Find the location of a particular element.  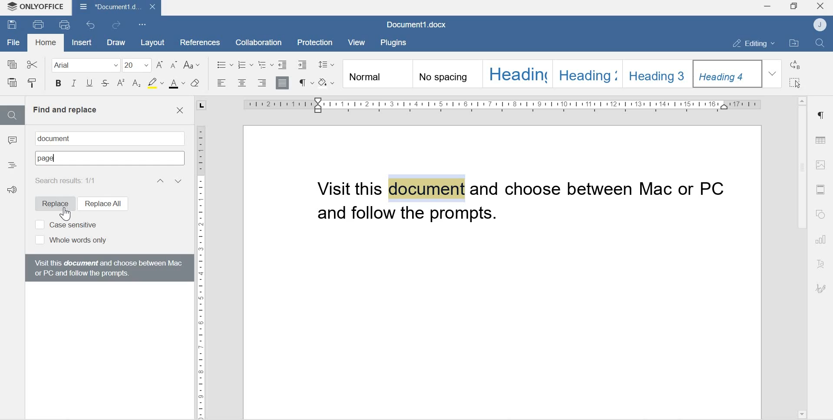

Search results: 1/1 is located at coordinates (69, 180).